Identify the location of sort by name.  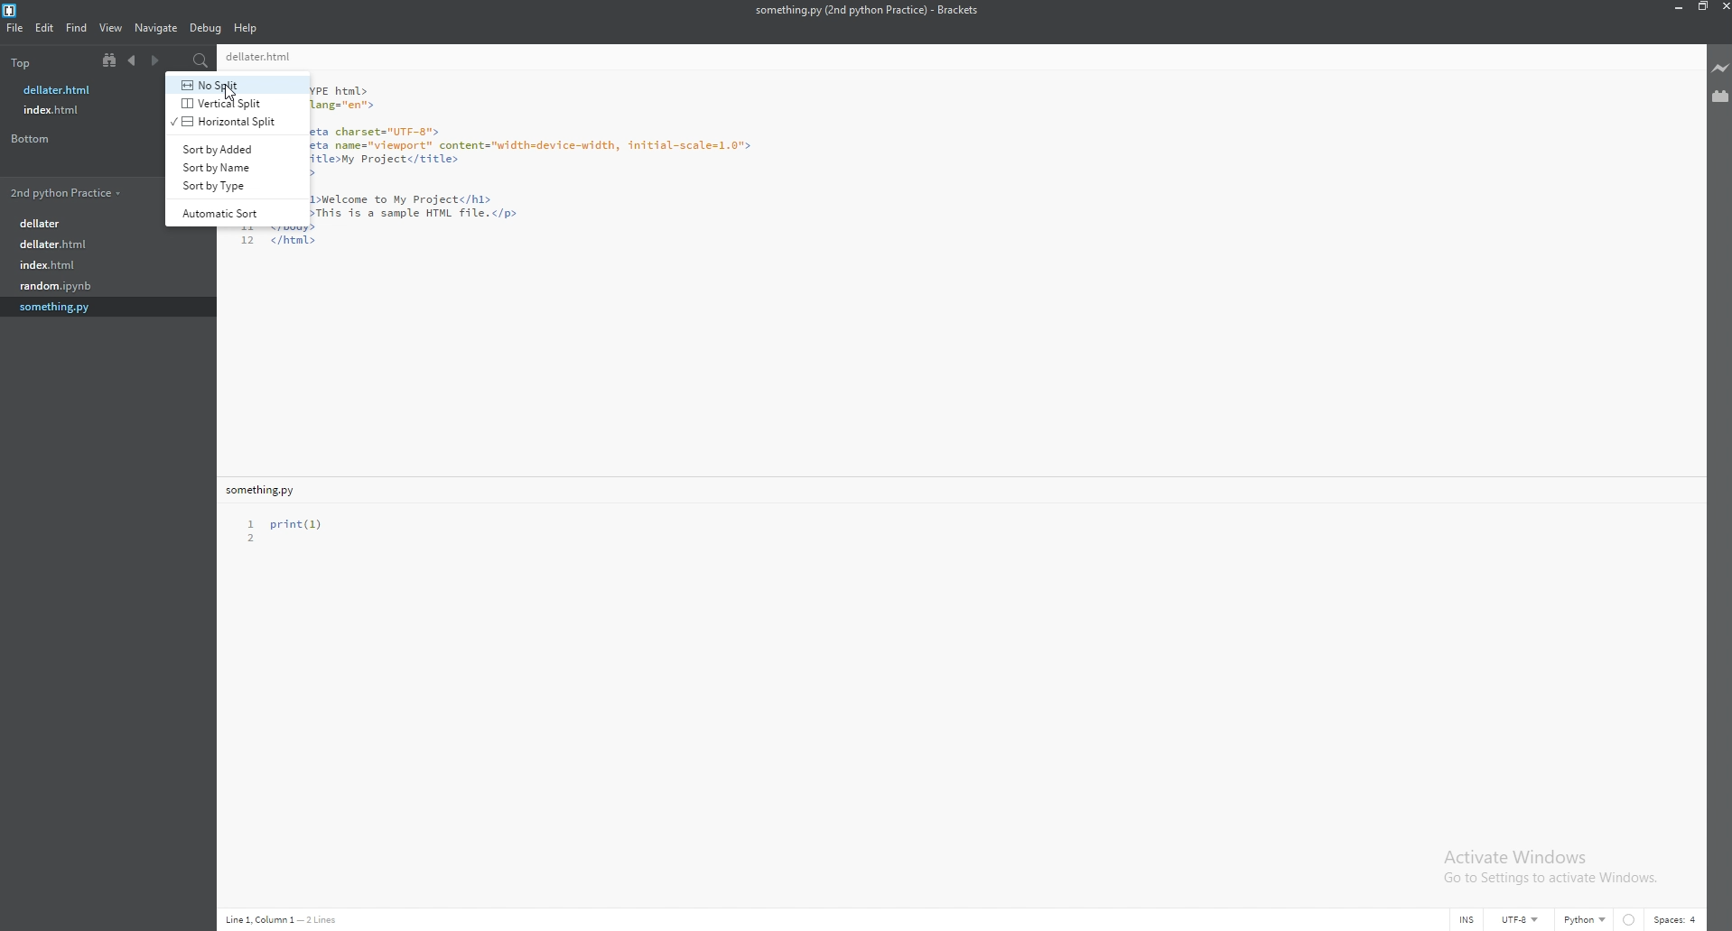
(237, 167).